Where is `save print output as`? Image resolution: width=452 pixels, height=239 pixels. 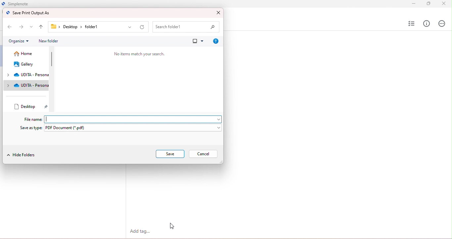 save print output as is located at coordinates (28, 13).